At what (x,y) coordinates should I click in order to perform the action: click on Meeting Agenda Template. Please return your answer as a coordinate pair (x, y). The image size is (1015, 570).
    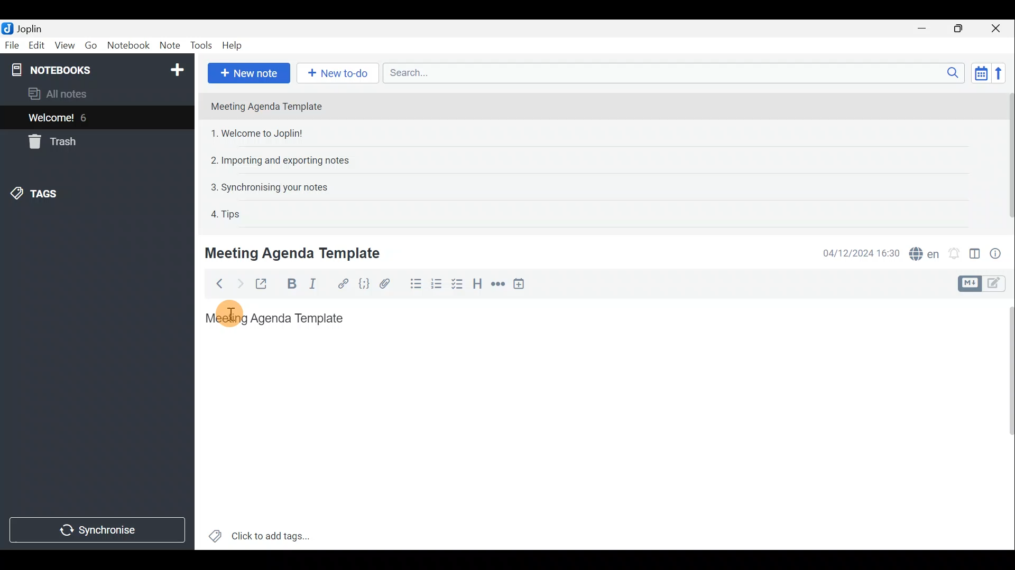
    Looking at the image, I should click on (267, 106).